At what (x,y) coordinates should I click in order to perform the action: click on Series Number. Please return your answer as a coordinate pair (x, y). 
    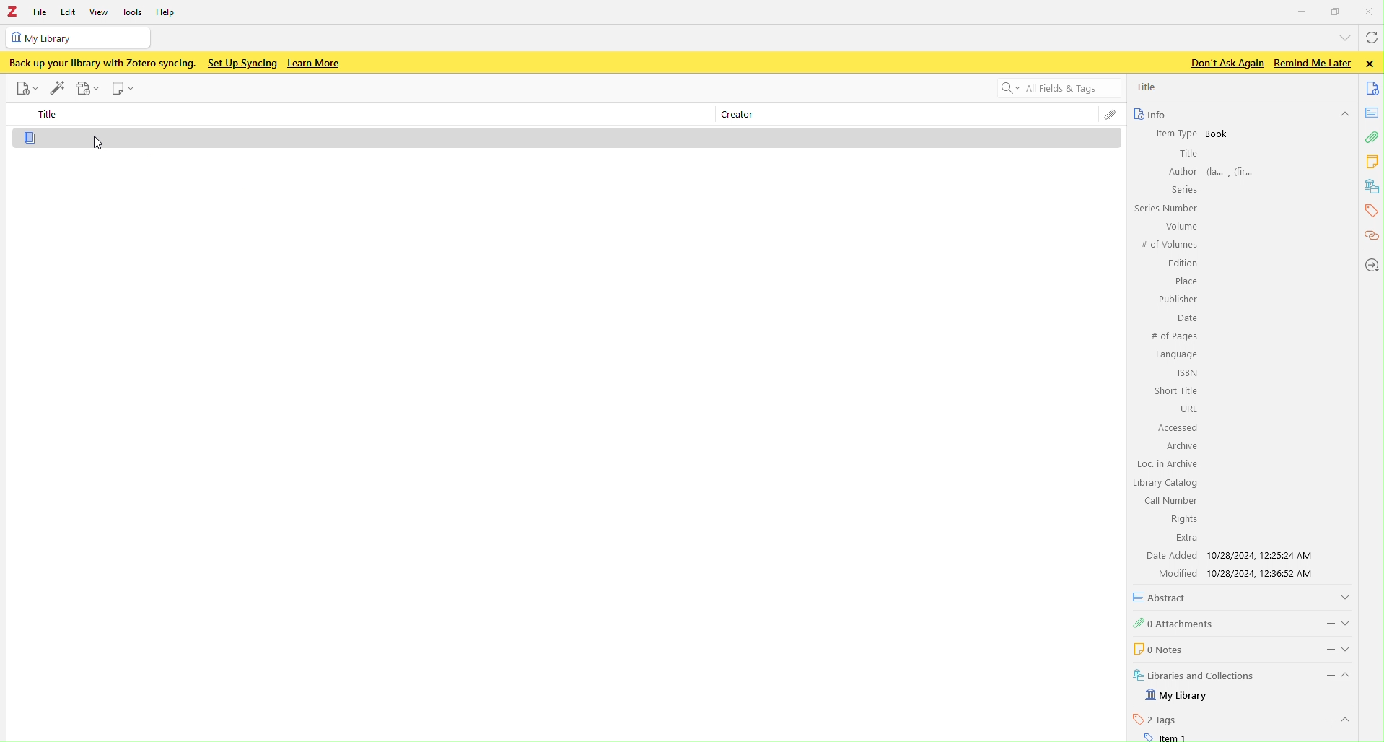
    Looking at the image, I should click on (1165, 209).